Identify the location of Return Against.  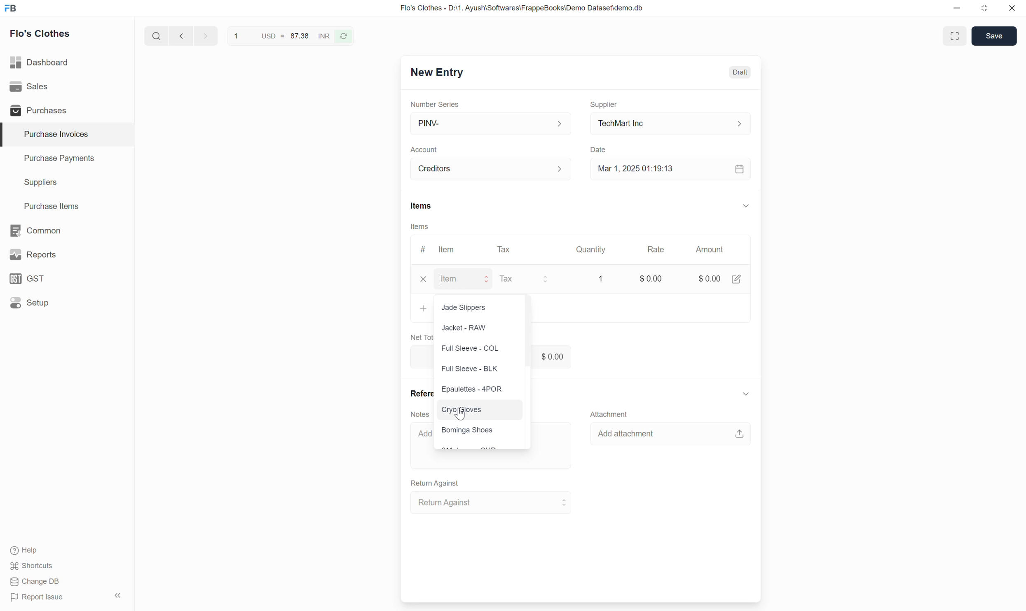
(440, 482).